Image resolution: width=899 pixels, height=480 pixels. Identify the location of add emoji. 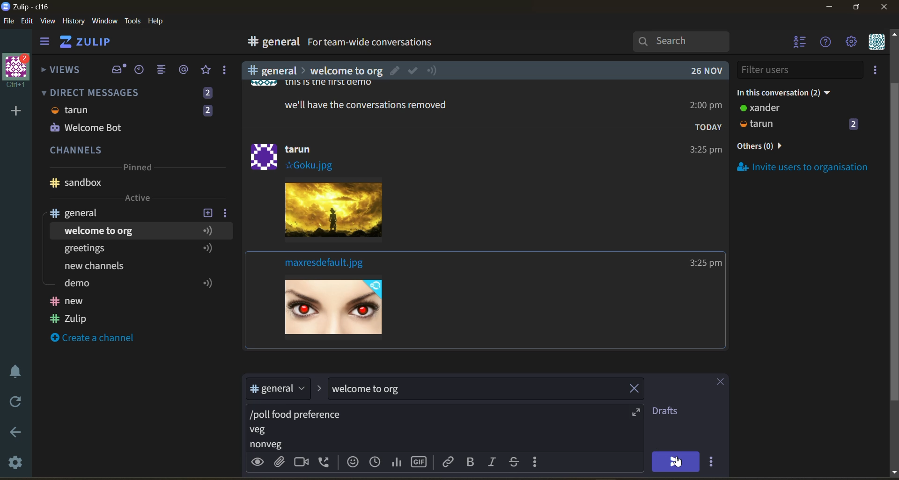
(352, 461).